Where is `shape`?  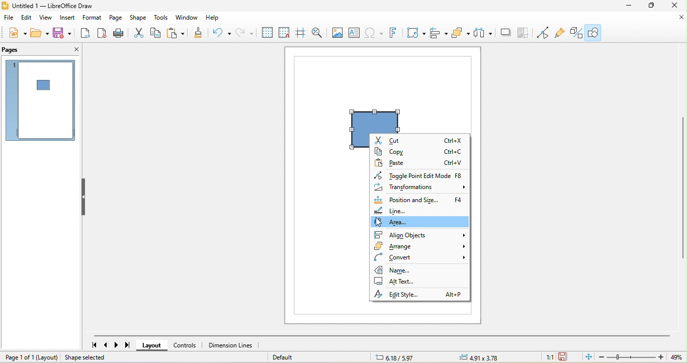 shape is located at coordinates (140, 19).